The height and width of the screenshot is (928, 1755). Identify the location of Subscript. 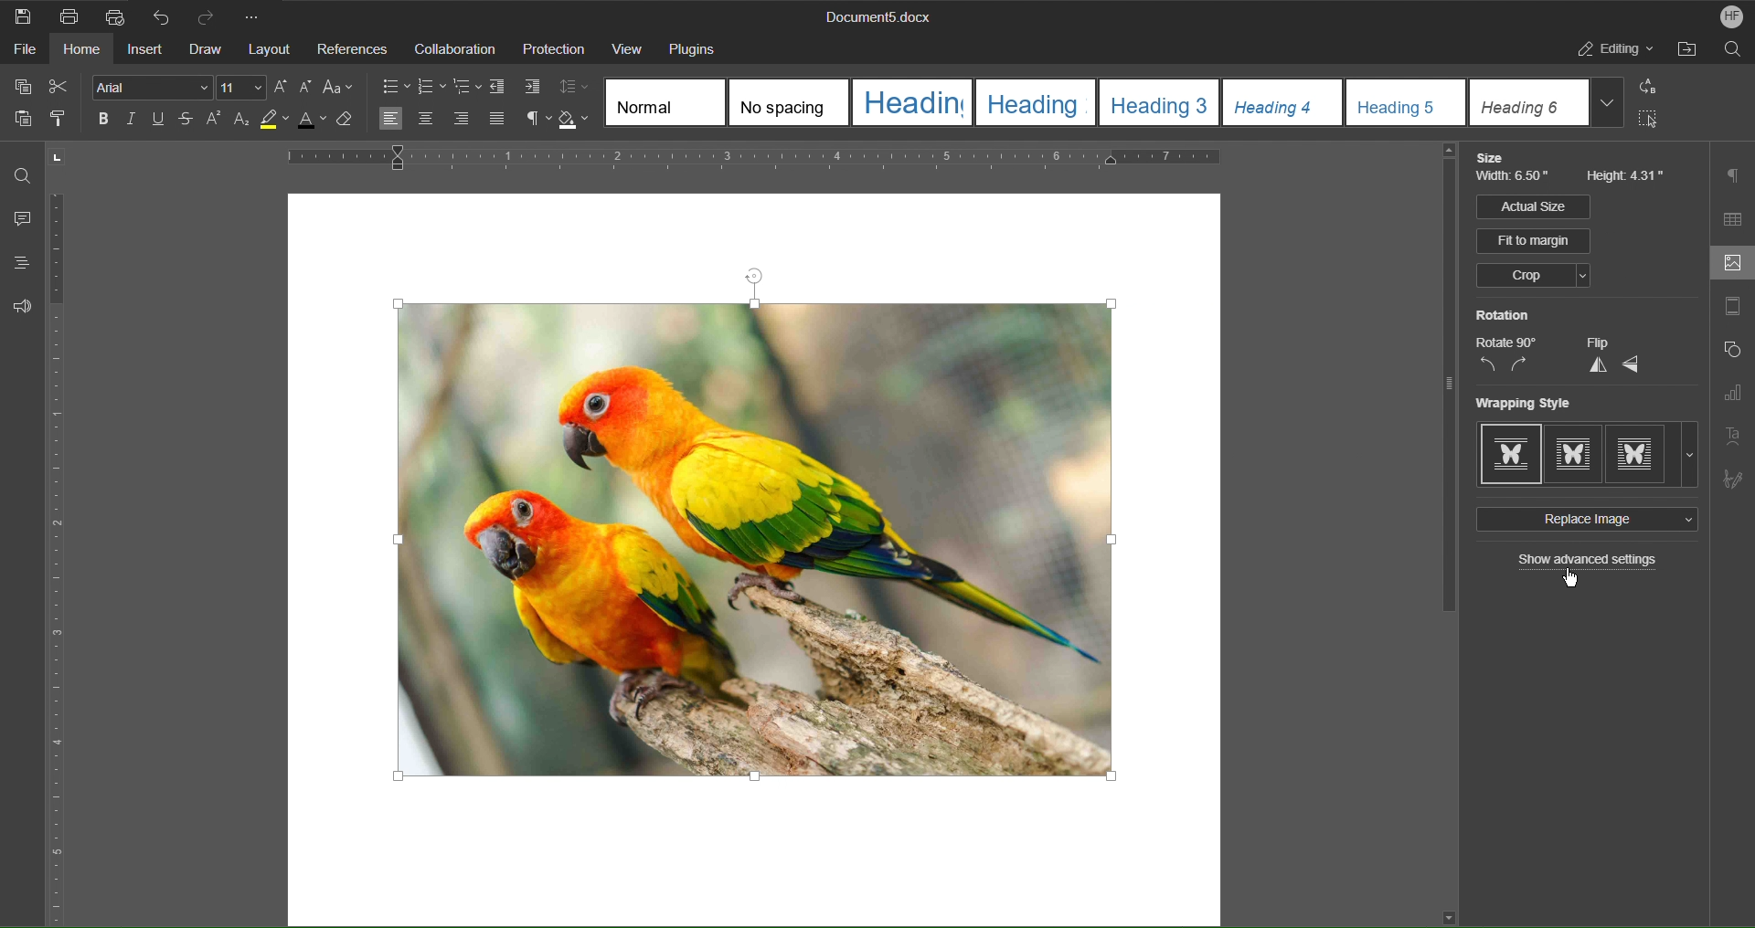
(242, 122).